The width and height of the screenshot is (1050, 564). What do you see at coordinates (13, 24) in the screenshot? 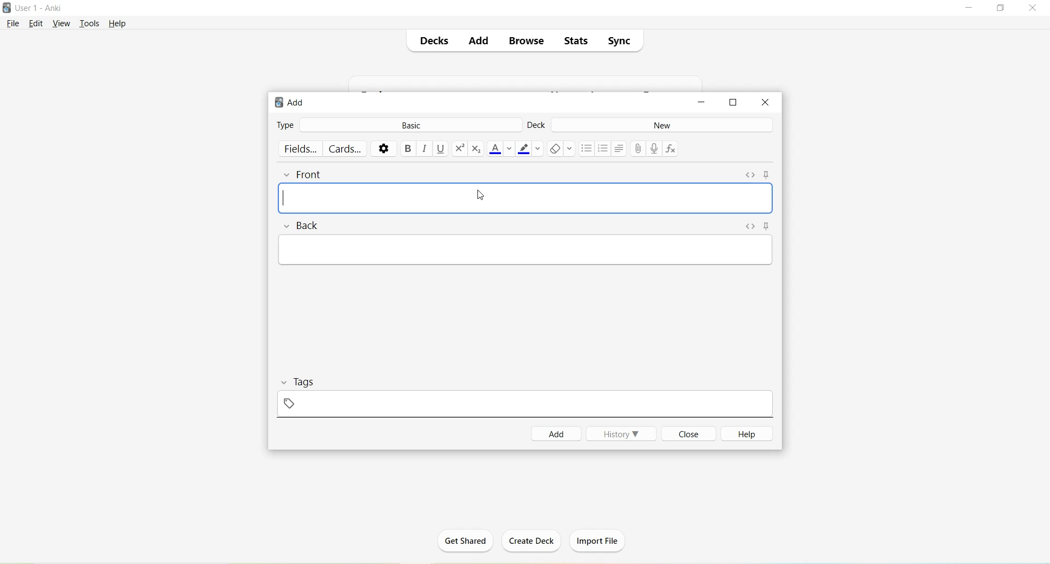
I see `File` at bounding box center [13, 24].